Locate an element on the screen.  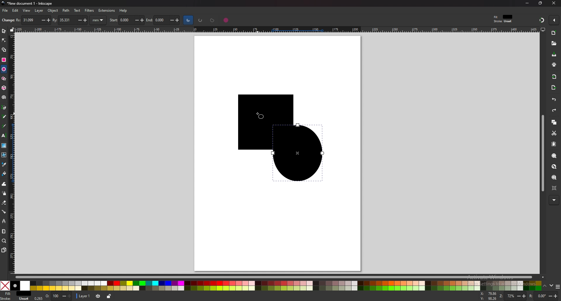
zoom selection is located at coordinates (555, 155).